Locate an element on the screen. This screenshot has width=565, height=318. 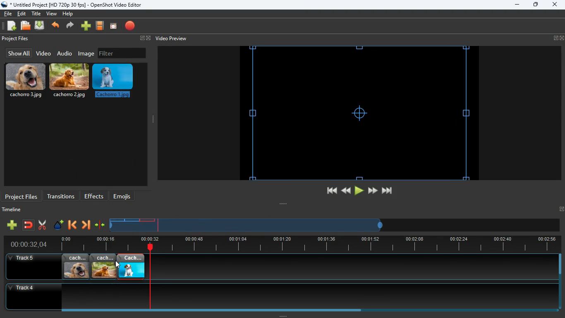
forward is located at coordinates (71, 26).